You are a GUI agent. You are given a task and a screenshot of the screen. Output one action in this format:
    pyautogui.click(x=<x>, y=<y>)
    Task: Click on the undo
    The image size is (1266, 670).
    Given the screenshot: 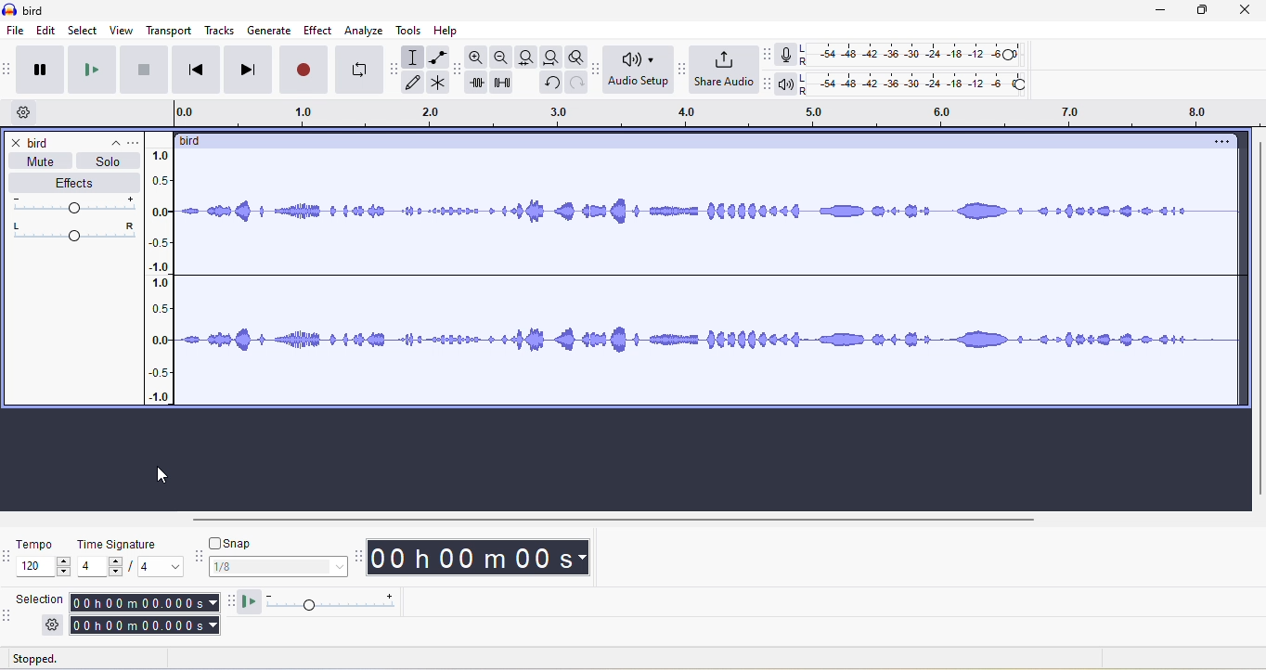 What is the action you would take?
    pyautogui.click(x=549, y=86)
    